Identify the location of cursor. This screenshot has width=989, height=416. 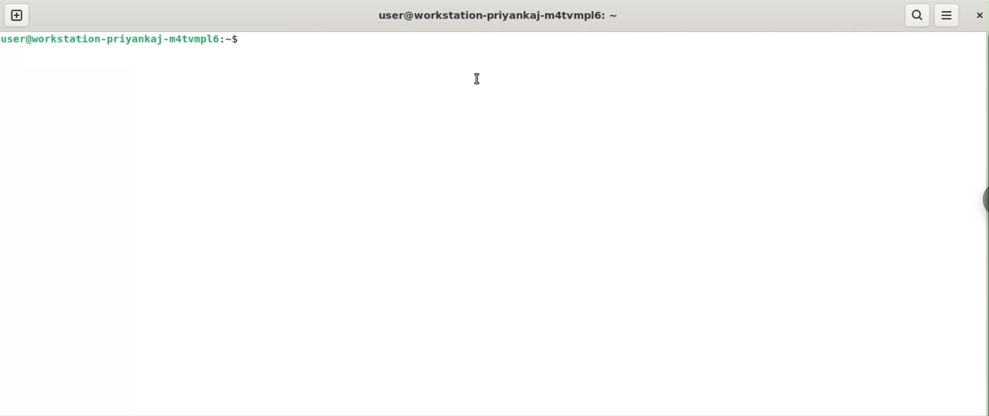
(478, 80).